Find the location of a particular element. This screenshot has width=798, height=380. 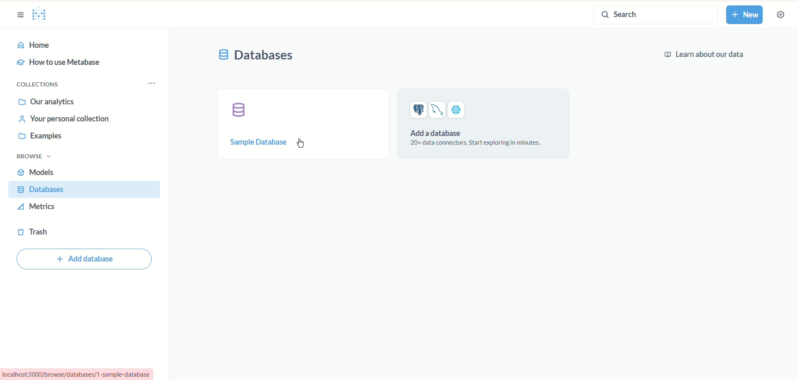

examples is located at coordinates (41, 137).